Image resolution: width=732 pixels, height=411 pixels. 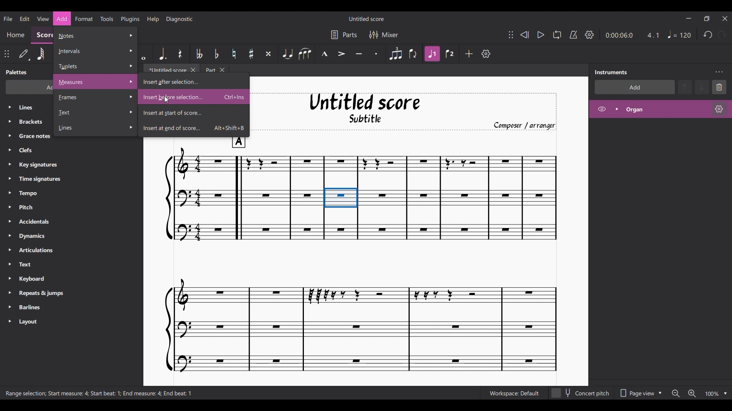 I want to click on Toggle flat, so click(x=216, y=53).